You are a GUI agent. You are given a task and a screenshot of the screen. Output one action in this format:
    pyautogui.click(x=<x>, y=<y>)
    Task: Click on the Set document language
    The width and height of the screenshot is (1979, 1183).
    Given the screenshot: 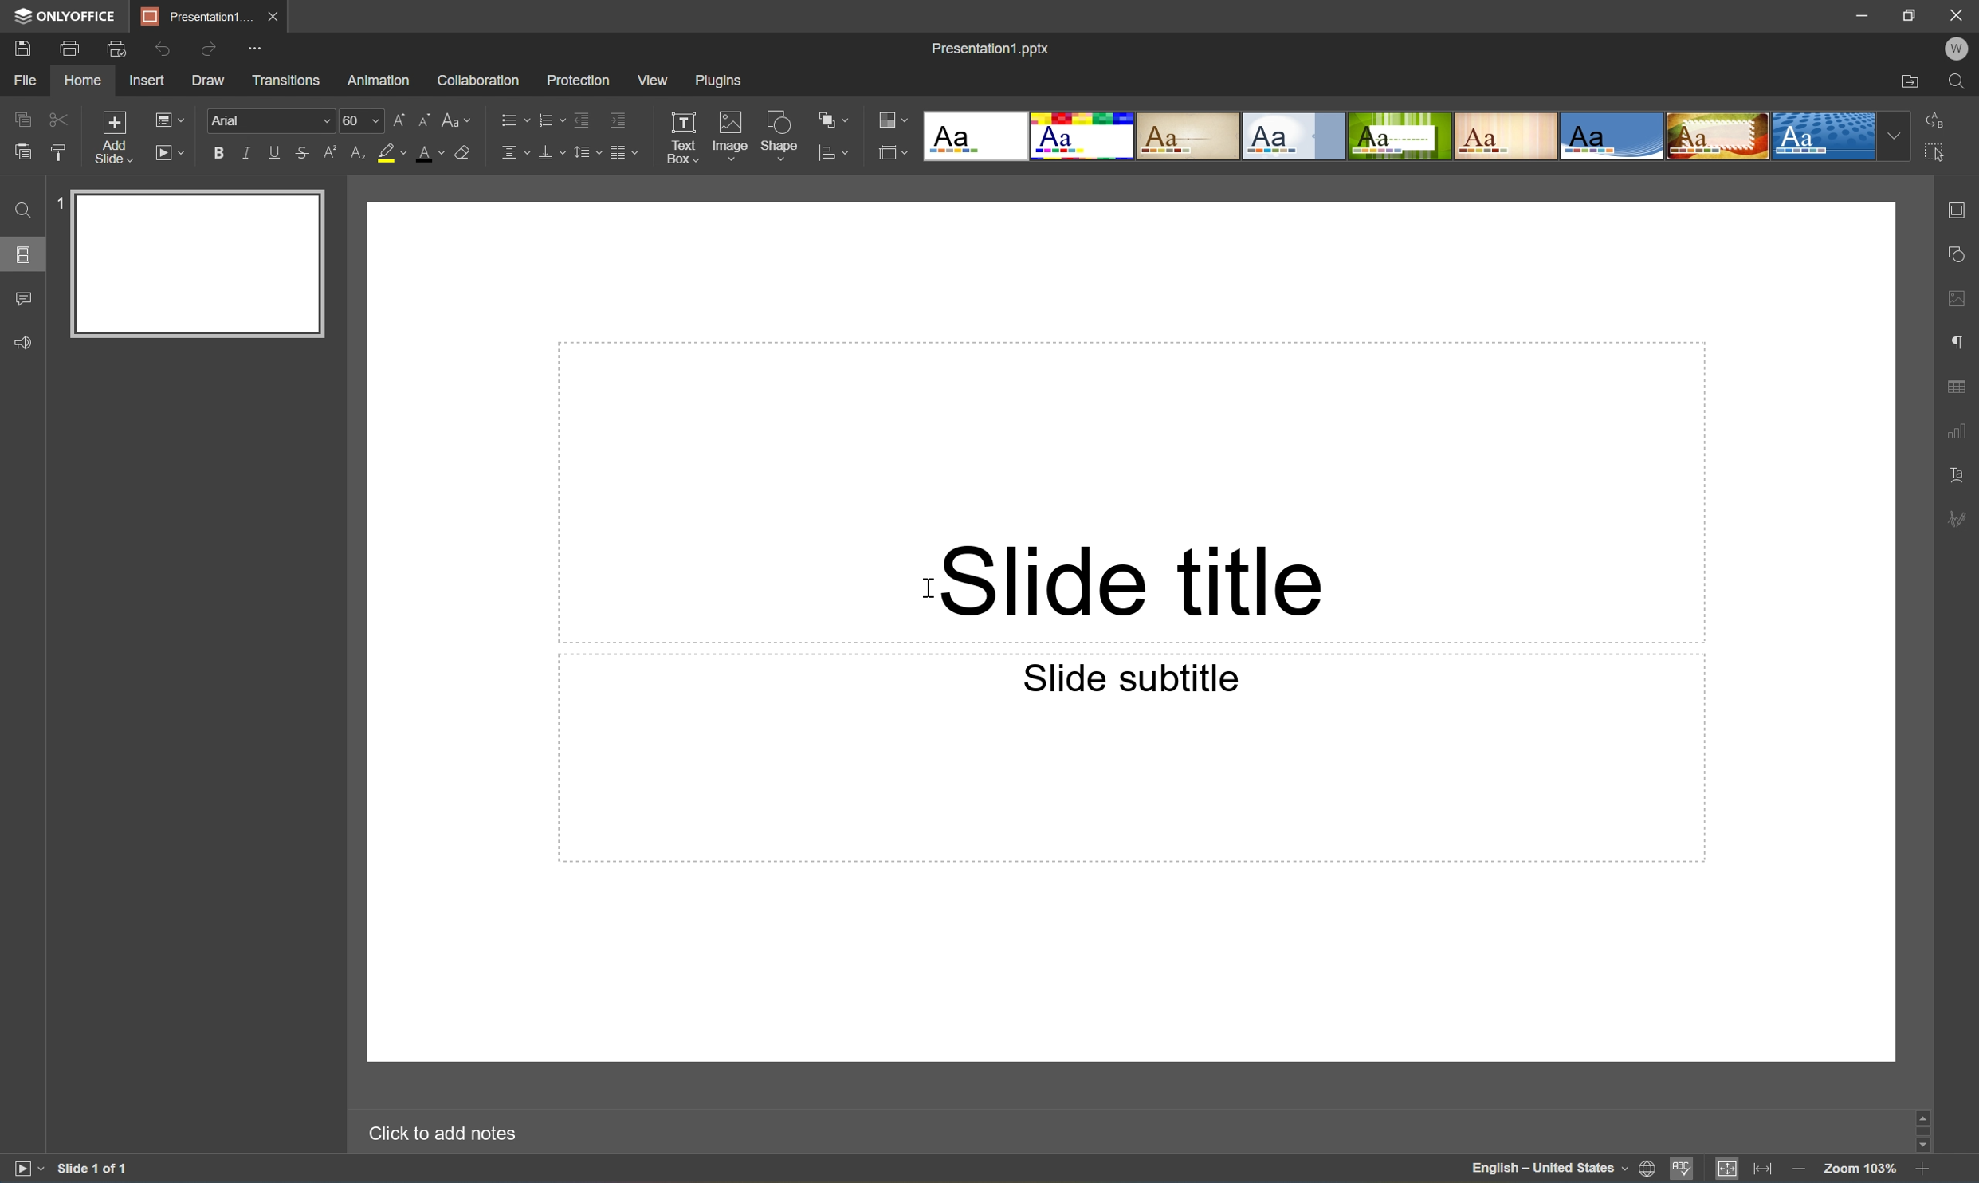 What is the action you would take?
    pyautogui.click(x=1647, y=1169)
    